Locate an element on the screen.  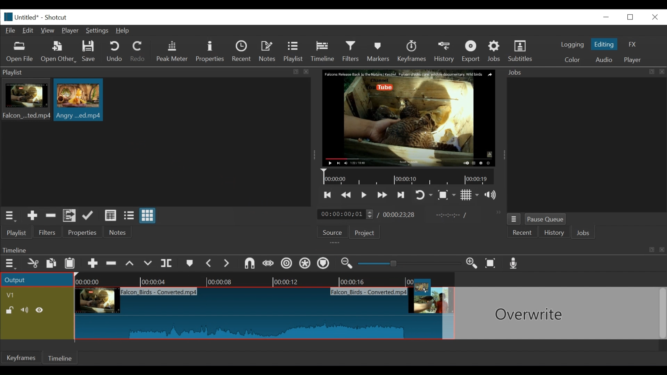
Open file is located at coordinates (20, 52).